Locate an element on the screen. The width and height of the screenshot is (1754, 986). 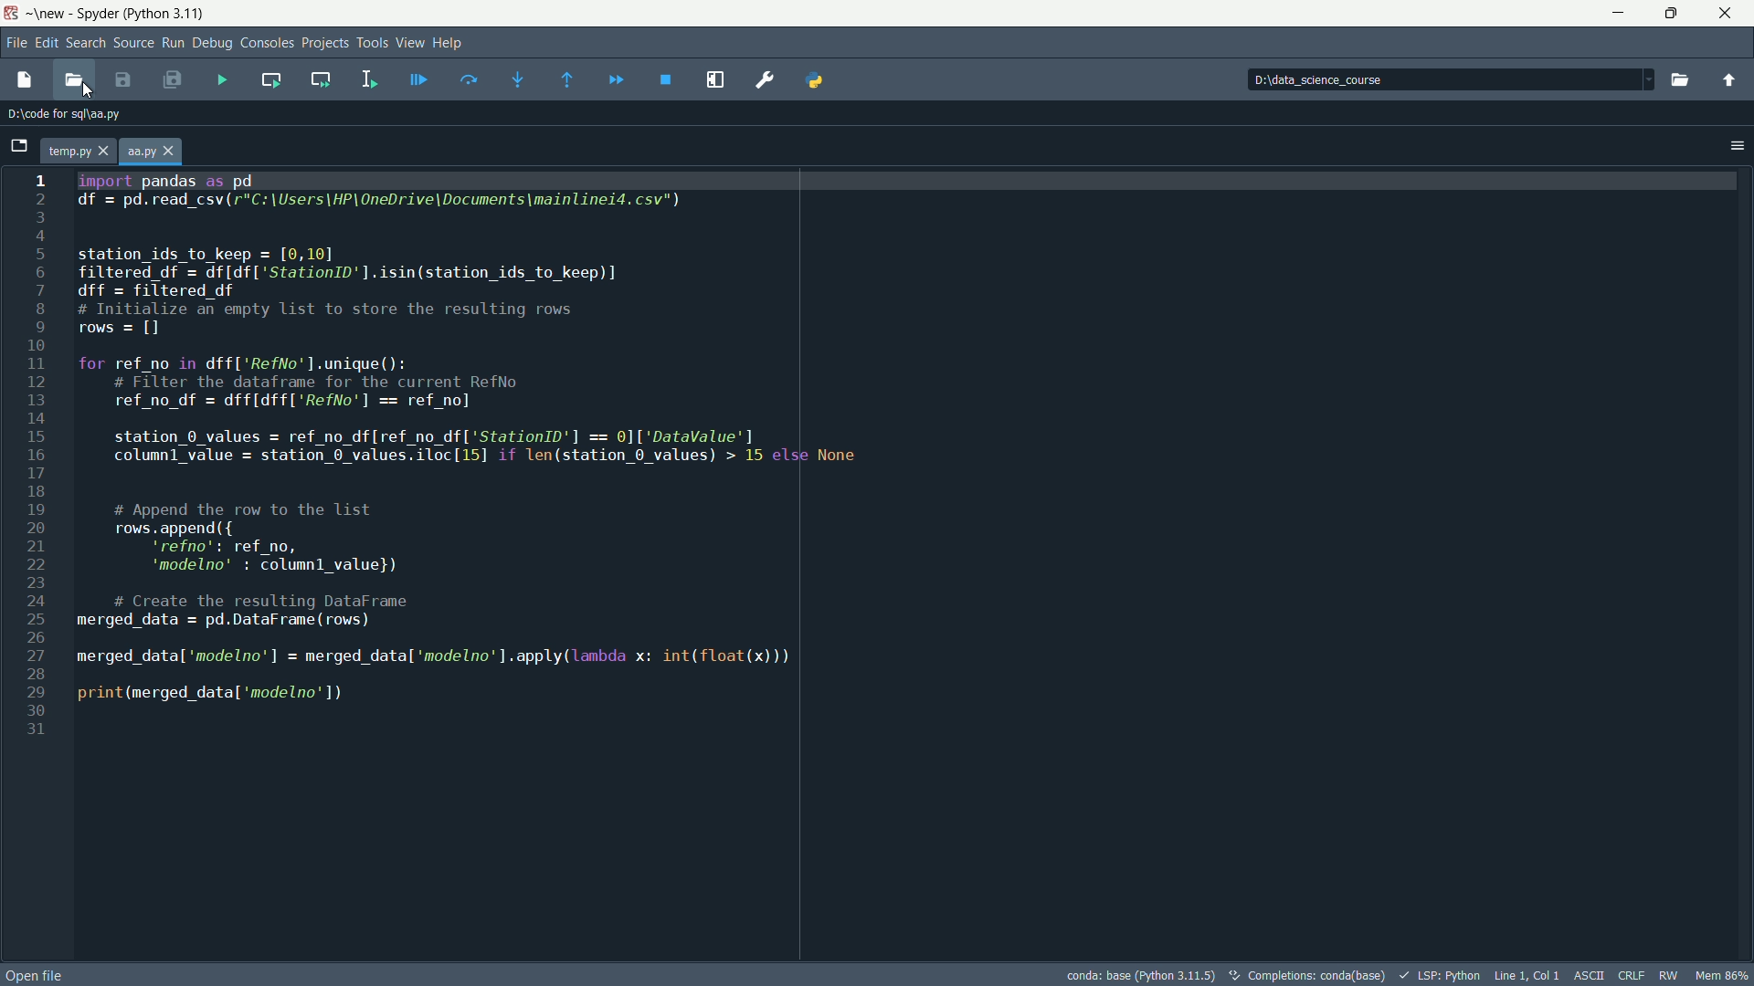
Browse a working directory is located at coordinates (1679, 79).